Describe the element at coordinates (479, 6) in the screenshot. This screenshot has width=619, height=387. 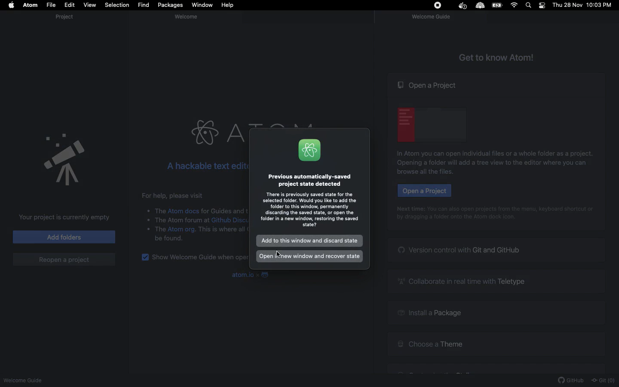
I see `` at that location.